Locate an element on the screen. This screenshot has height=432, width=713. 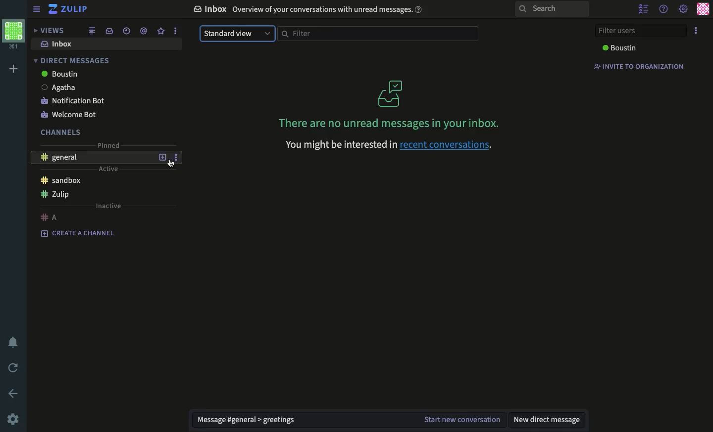
start new conversation is located at coordinates (463, 418).